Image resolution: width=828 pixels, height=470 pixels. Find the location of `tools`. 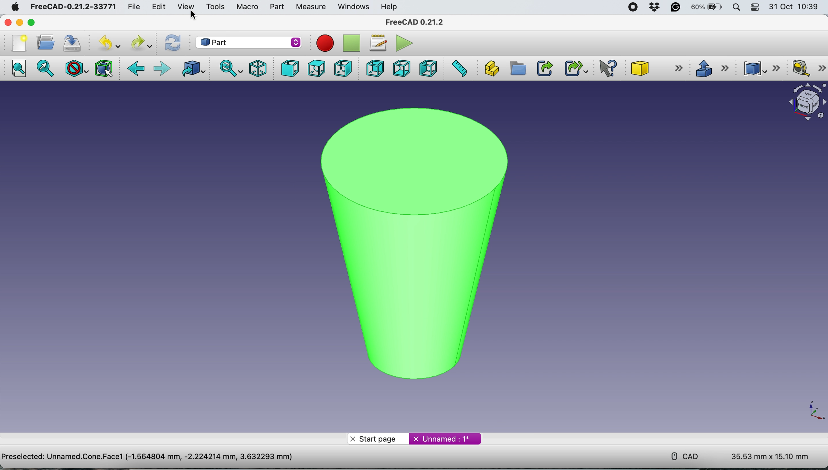

tools is located at coordinates (216, 7).